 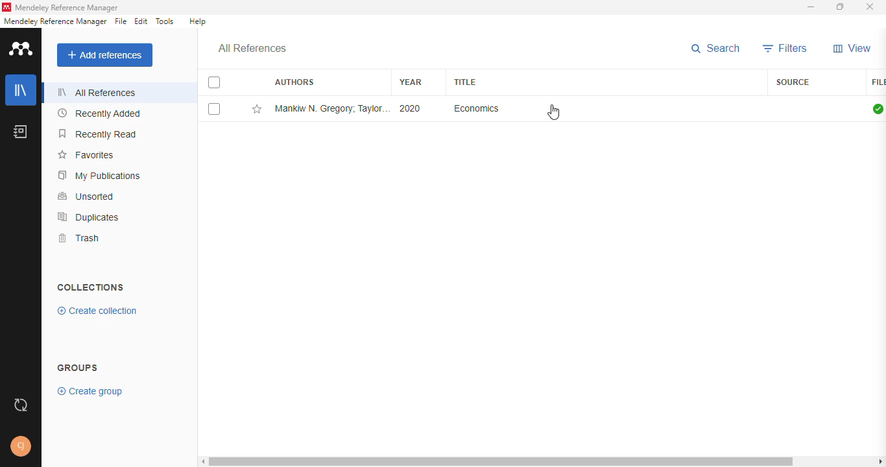 I want to click on view, so click(x=853, y=49).